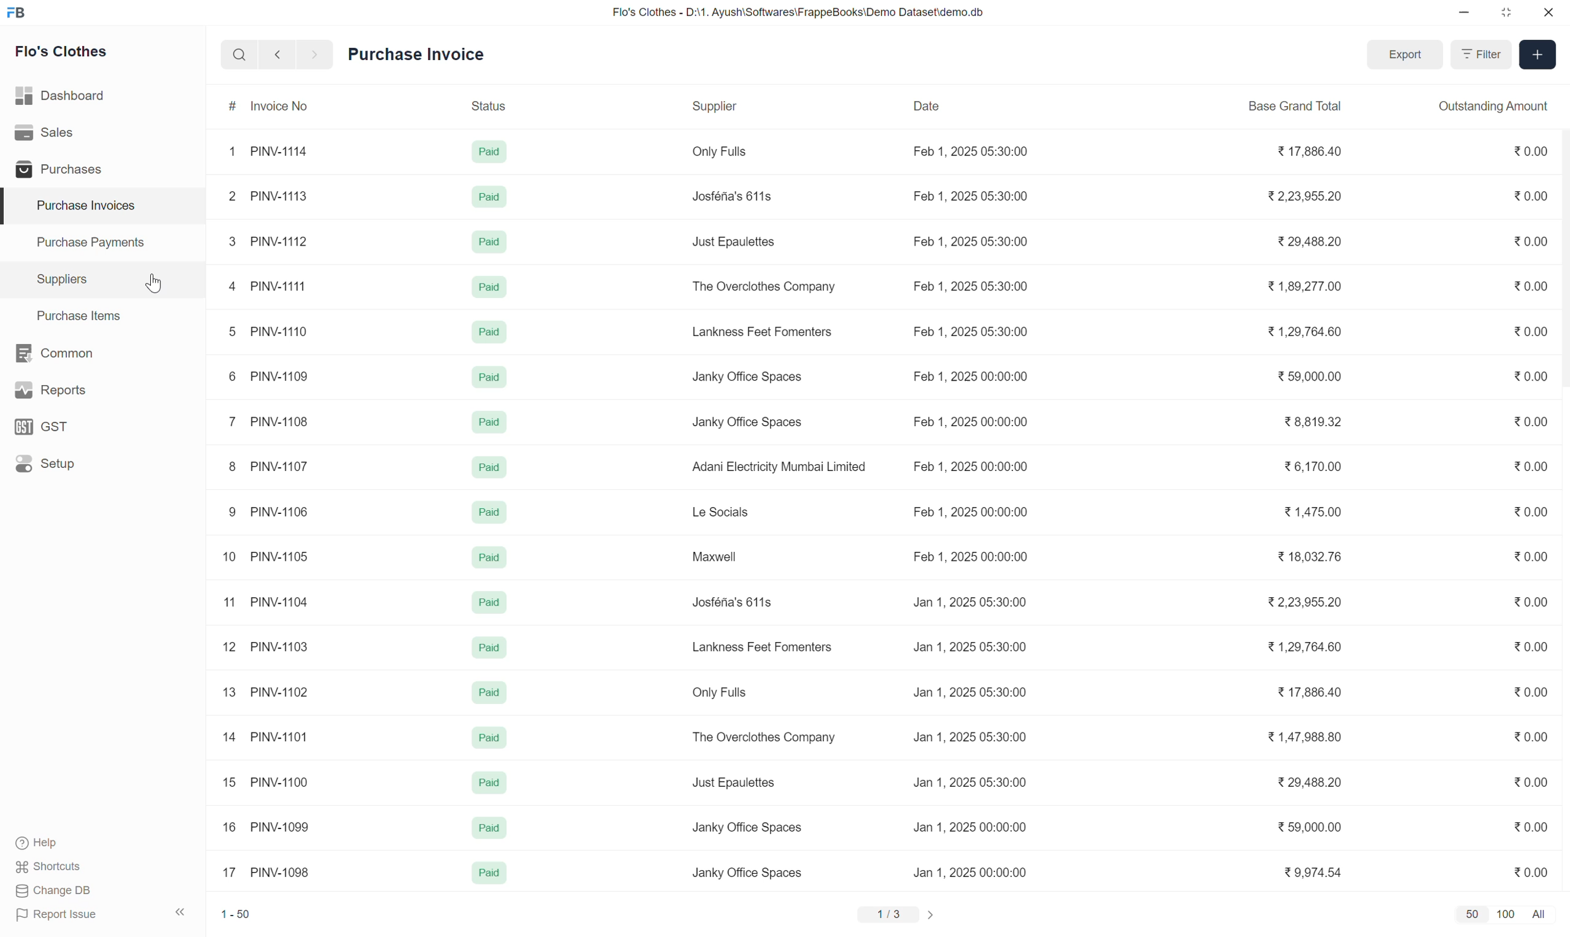  Describe the element at coordinates (489, 601) in the screenshot. I see `paid` at that location.